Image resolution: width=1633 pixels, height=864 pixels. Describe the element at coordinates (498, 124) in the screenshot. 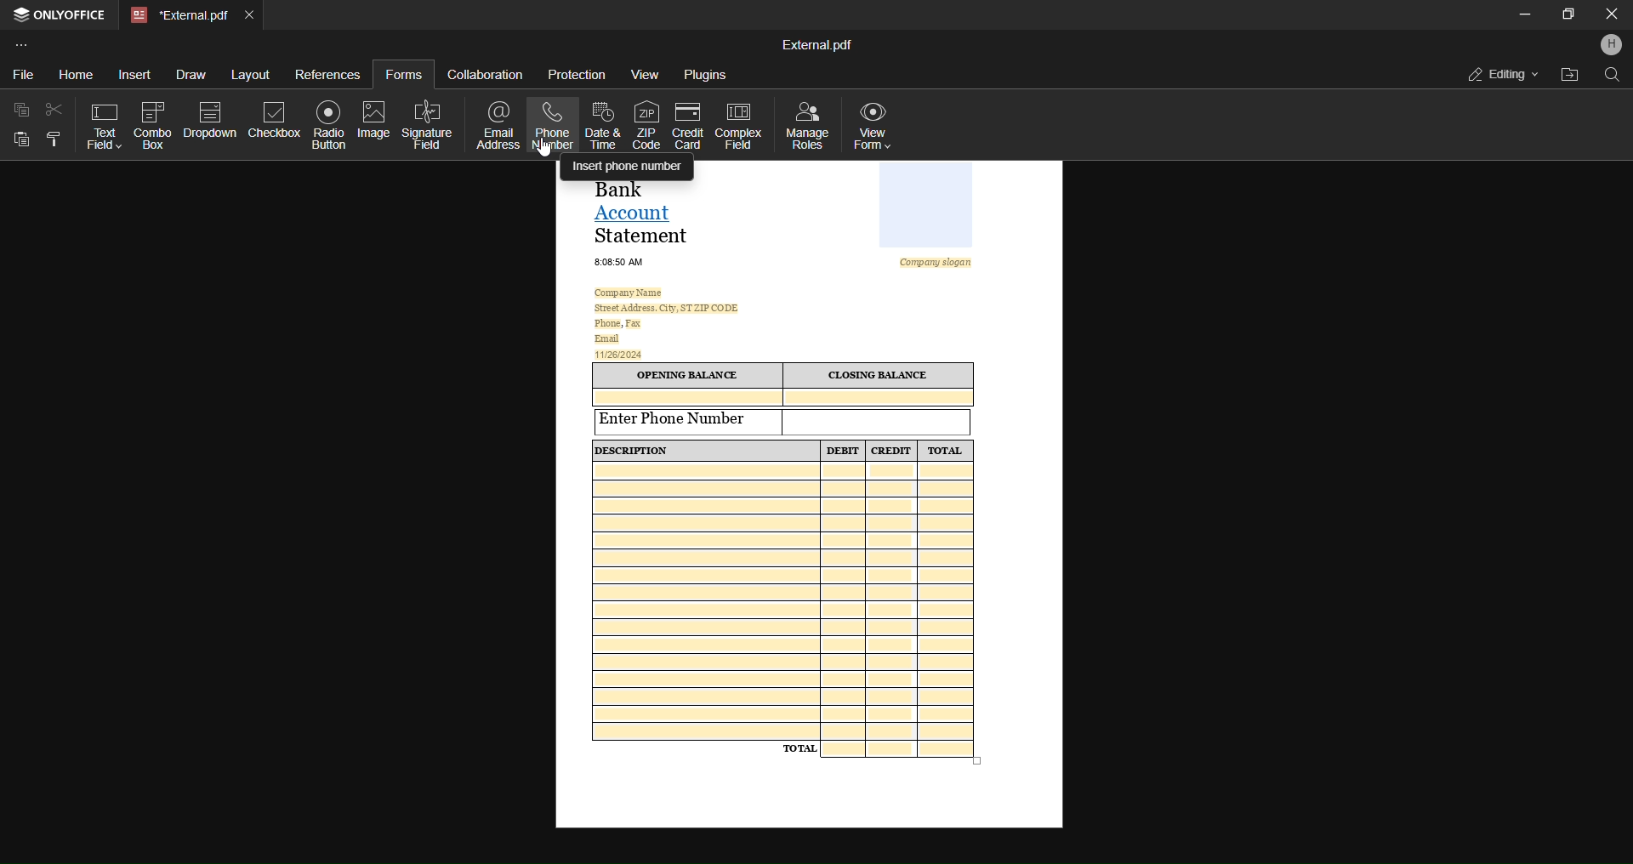

I see `email address` at that location.